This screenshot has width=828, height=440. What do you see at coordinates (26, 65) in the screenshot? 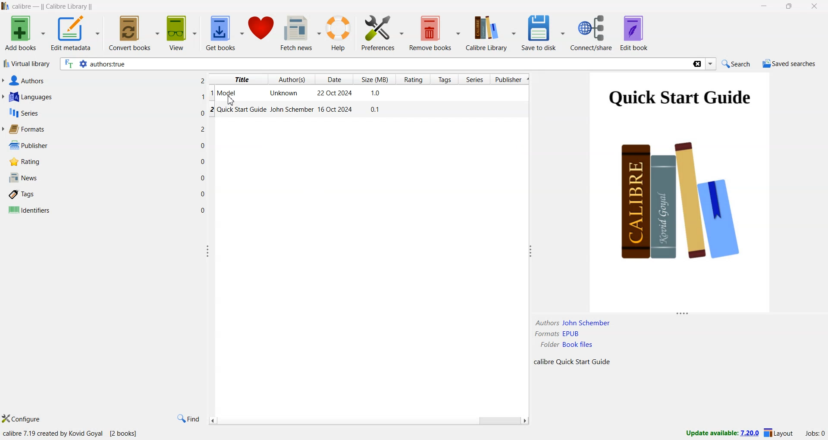
I see `virtual library` at bounding box center [26, 65].